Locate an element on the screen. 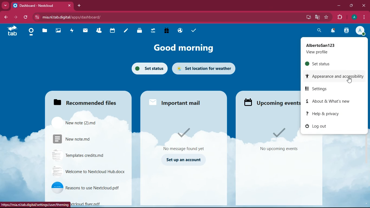 This screenshot has width=370, height=208. menu is located at coordinates (363, 17).